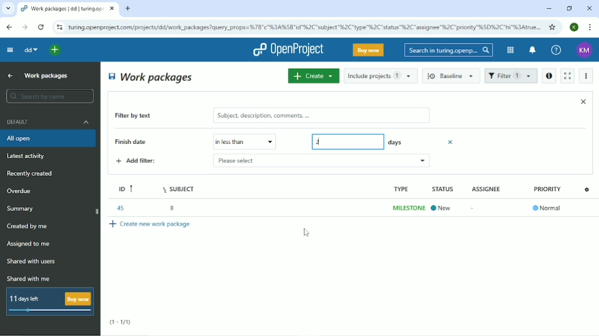  Describe the element at coordinates (24, 27) in the screenshot. I see `Forward` at that location.